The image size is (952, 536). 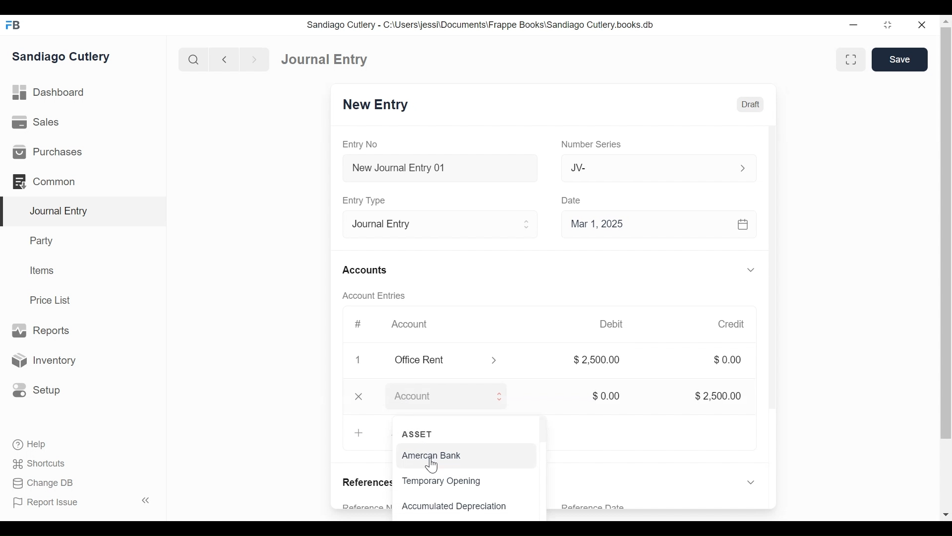 What do you see at coordinates (454, 506) in the screenshot?
I see `Accumulated Depreciation` at bounding box center [454, 506].